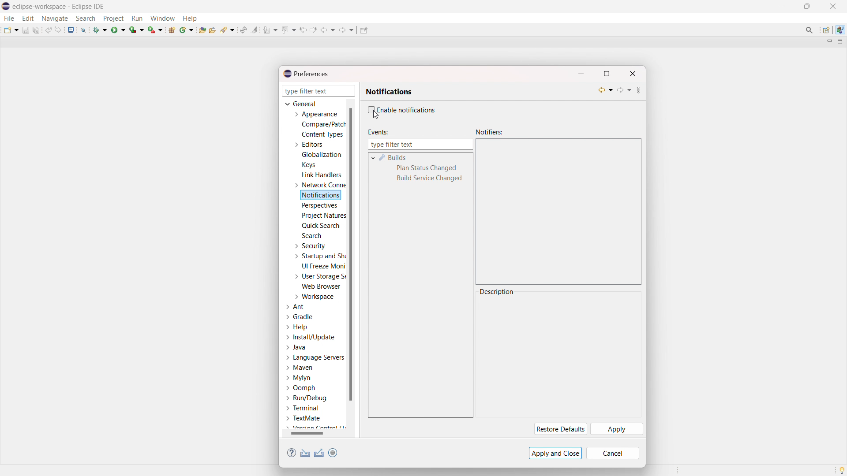  Describe the element at coordinates (292, 453) in the screenshot. I see `help` at that location.